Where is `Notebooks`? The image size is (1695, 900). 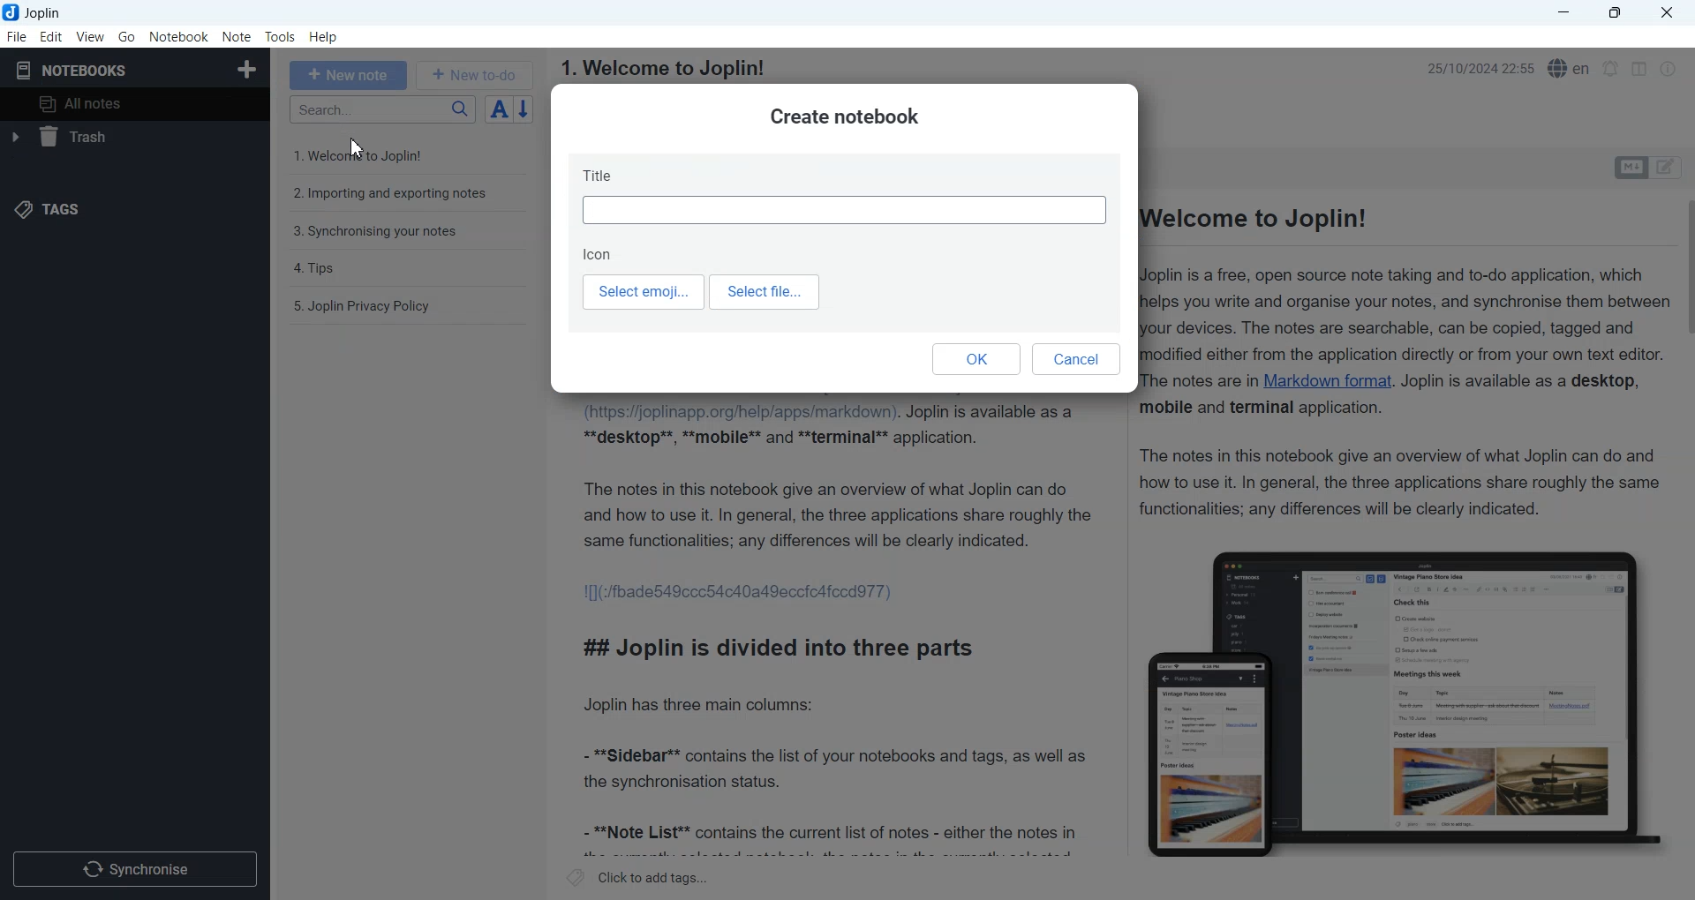
Notebooks is located at coordinates (72, 70).